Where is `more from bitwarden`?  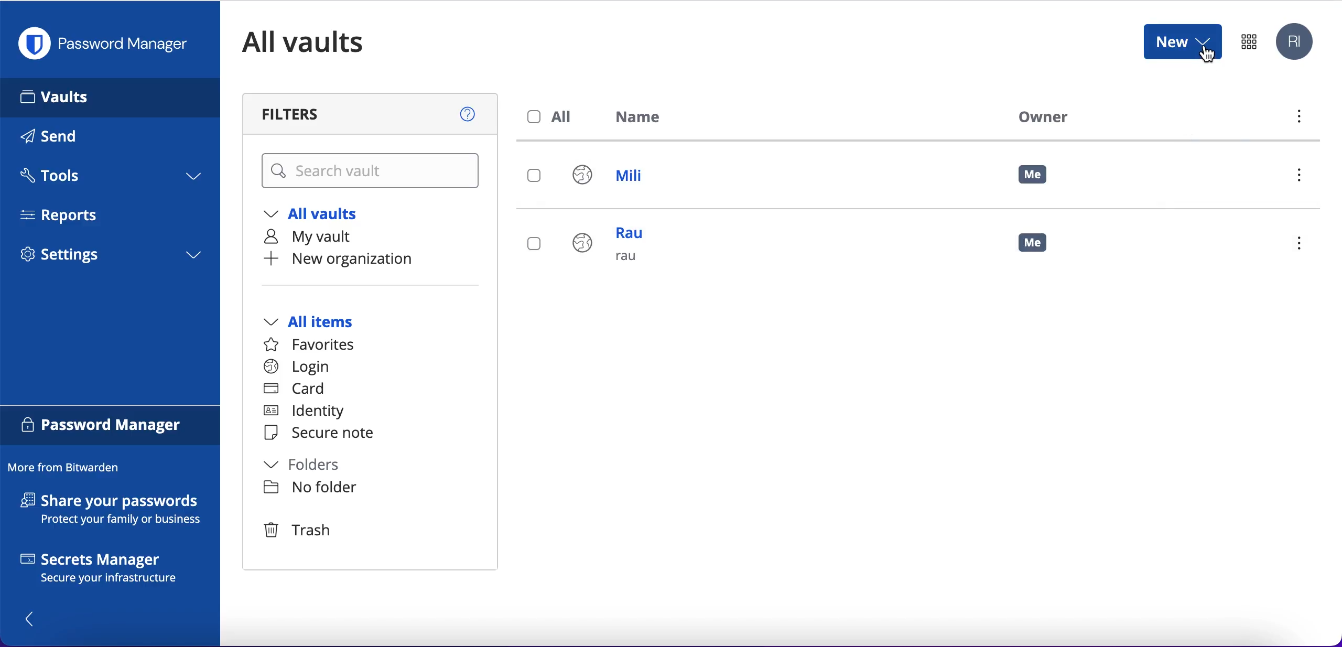 more from bitwarden is located at coordinates (69, 468).